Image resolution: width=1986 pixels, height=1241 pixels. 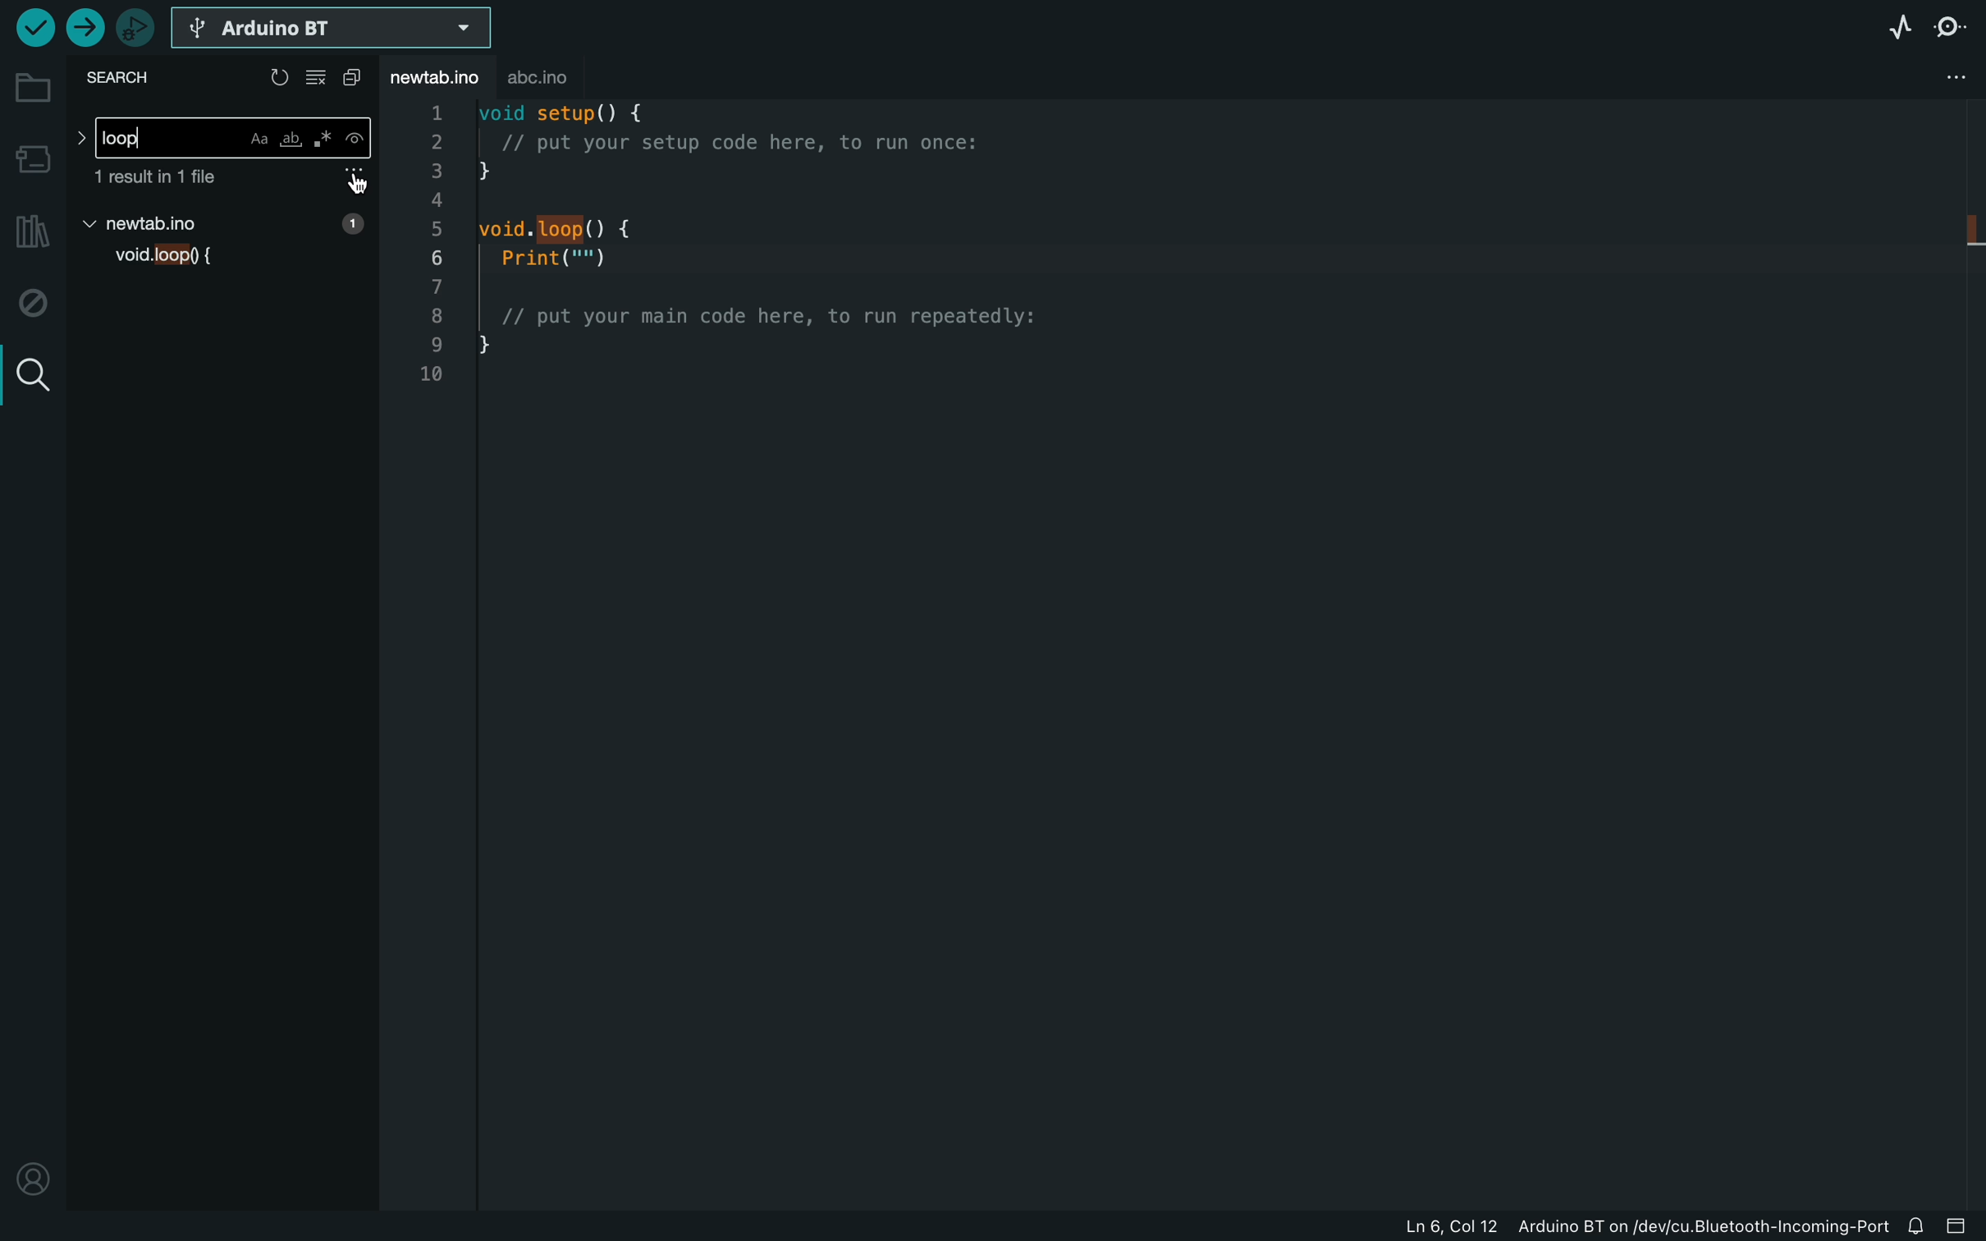 What do you see at coordinates (767, 257) in the screenshot?
I see `void setup() {// put your setup code here, to run once:}void. loop() {Print("")// put your main code here, to run repeatedly:}` at bounding box center [767, 257].